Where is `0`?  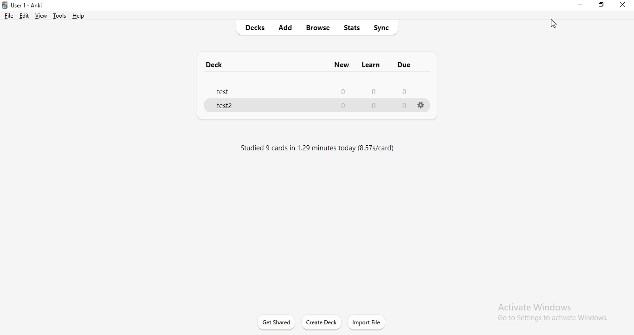 0 is located at coordinates (375, 106).